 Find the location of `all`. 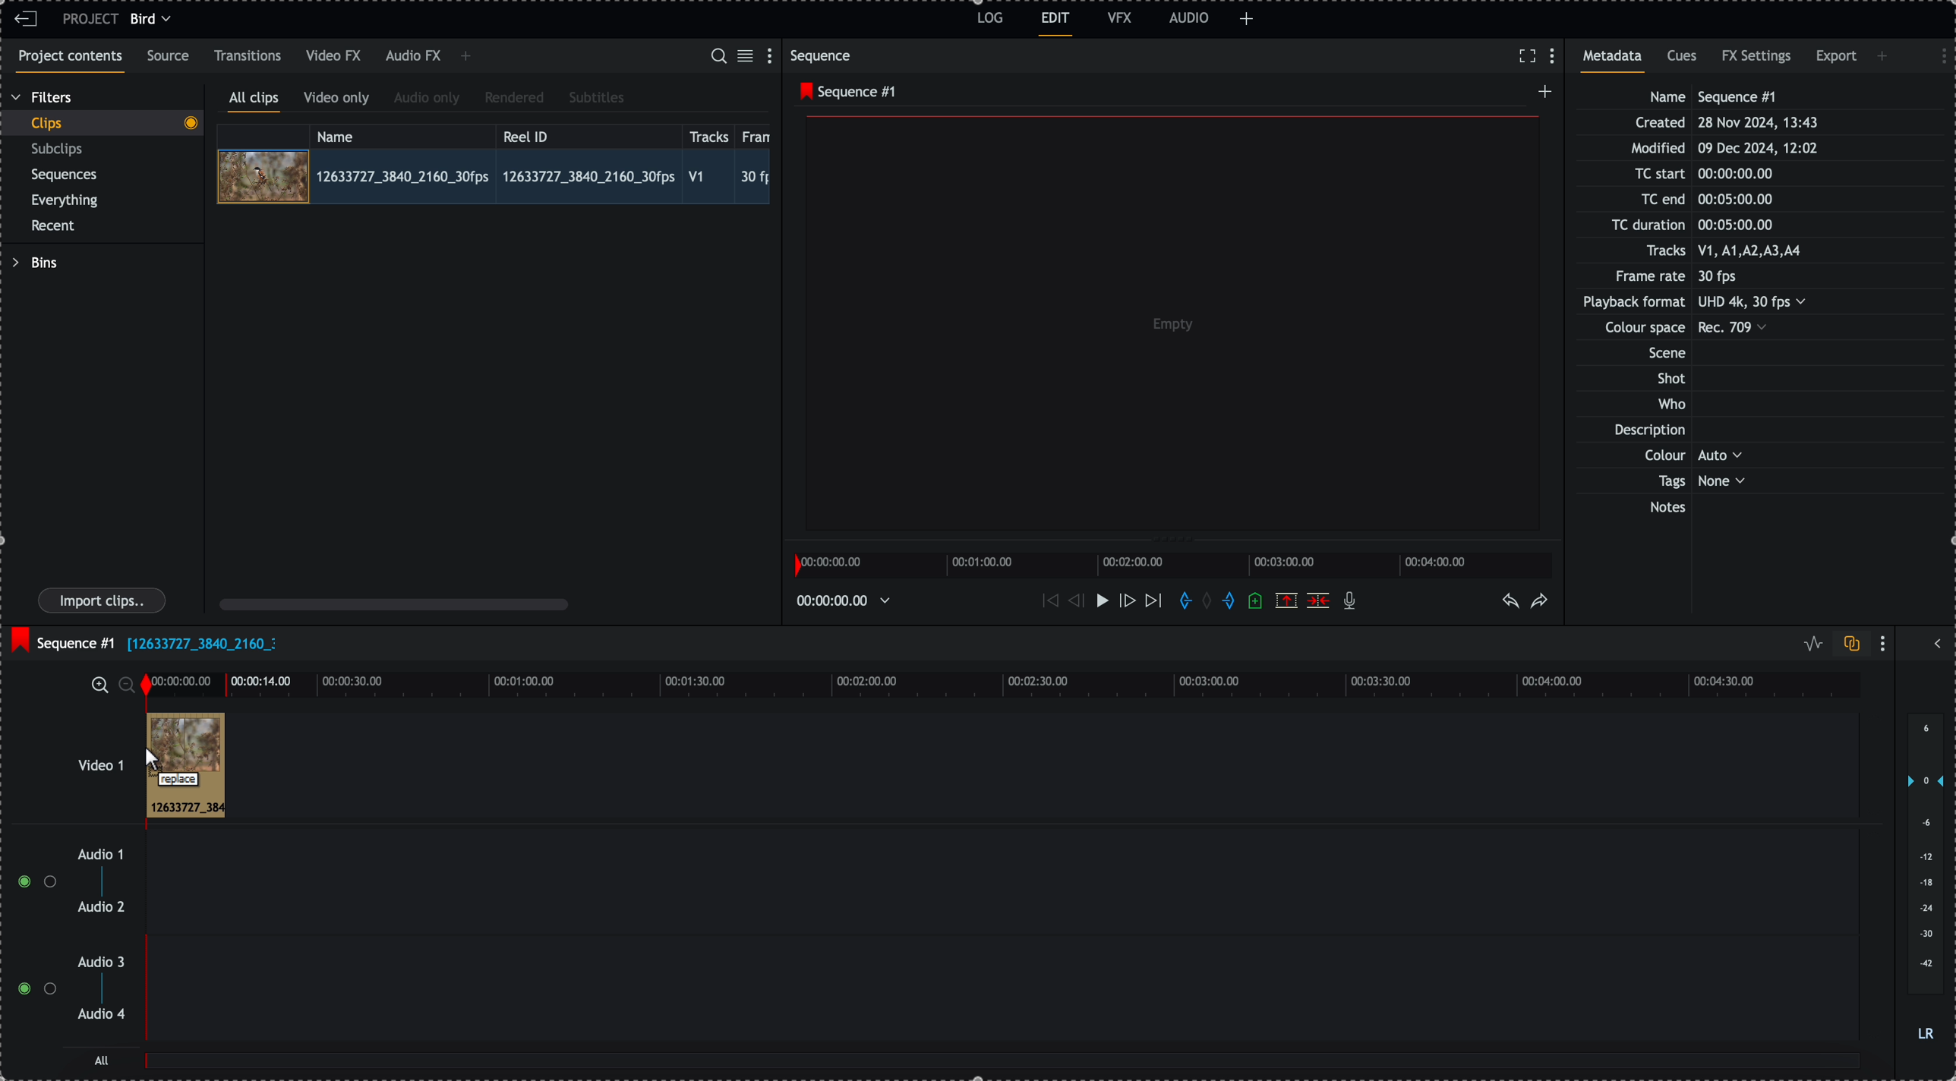

all is located at coordinates (1004, 1068).